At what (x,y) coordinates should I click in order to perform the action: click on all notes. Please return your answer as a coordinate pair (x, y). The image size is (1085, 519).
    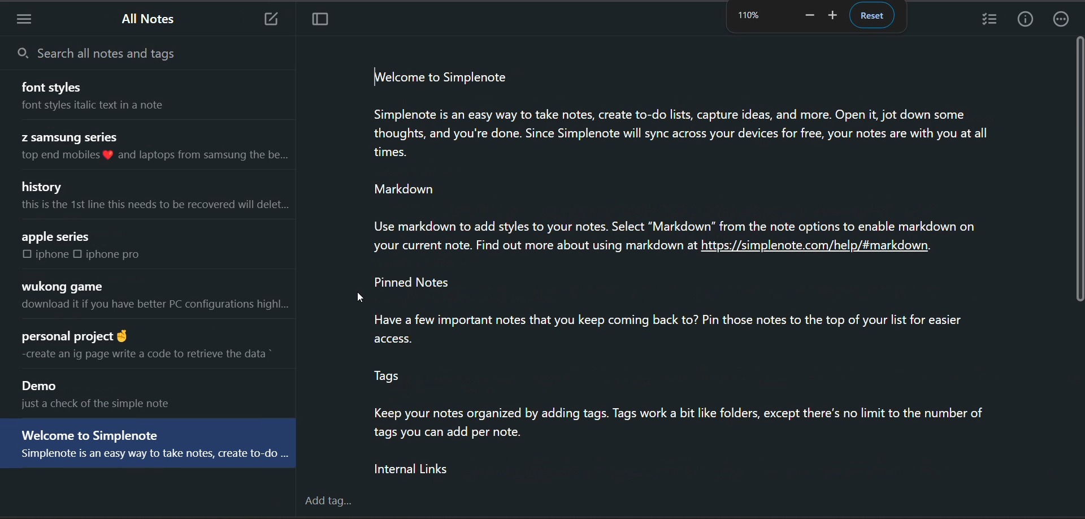
    Looking at the image, I should click on (153, 21).